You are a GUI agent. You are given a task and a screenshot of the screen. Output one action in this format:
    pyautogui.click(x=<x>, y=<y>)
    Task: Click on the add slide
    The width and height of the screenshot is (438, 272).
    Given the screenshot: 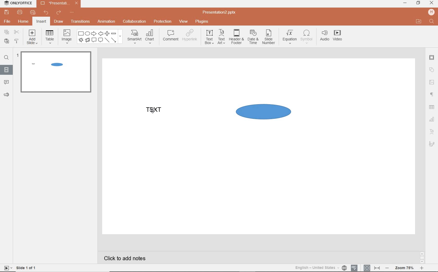 What is the action you would take?
    pyautogui.click(x=32, y=38)
    